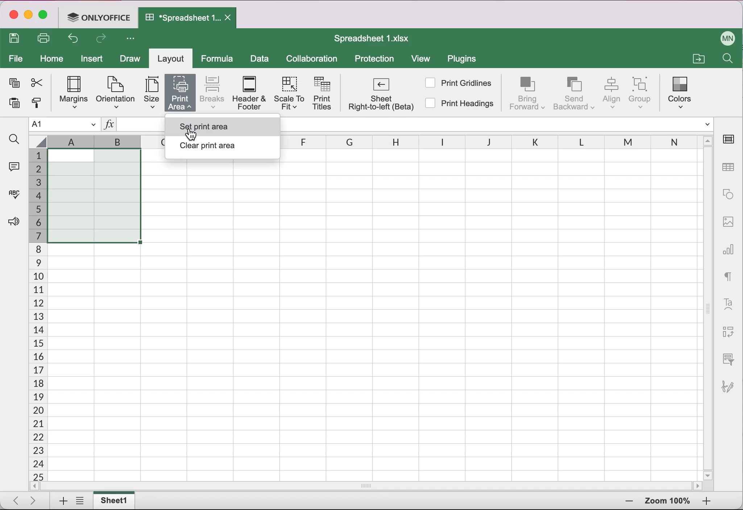  I want to click on Colors, so click(682, 91).